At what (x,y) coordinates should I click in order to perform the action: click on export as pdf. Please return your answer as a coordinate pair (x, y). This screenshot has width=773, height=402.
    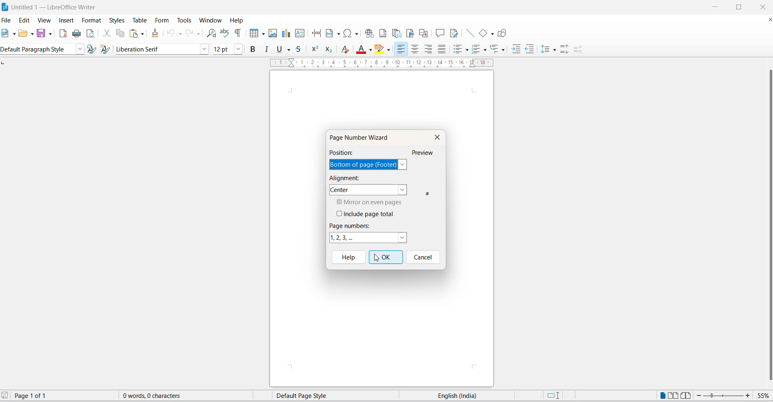
    Looking at the image, I should click on (63, 35).